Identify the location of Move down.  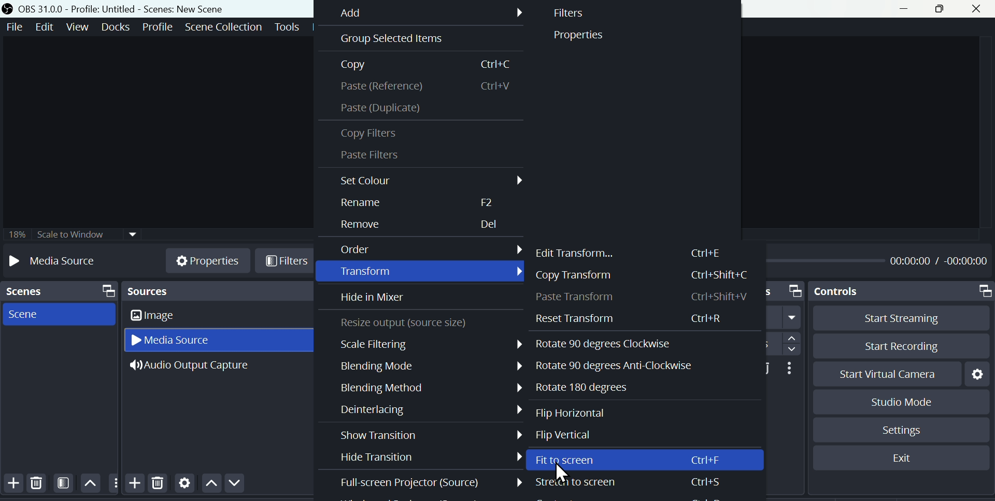
(231, 484).